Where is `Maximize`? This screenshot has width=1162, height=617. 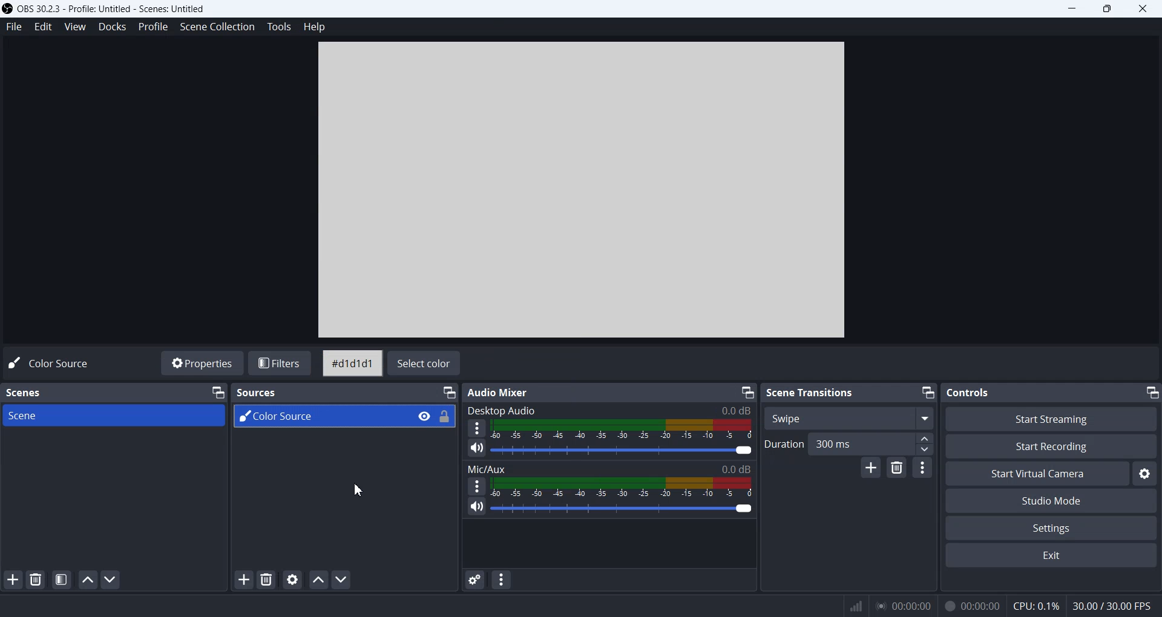 Maximize is located at coordinates (1109, 9).